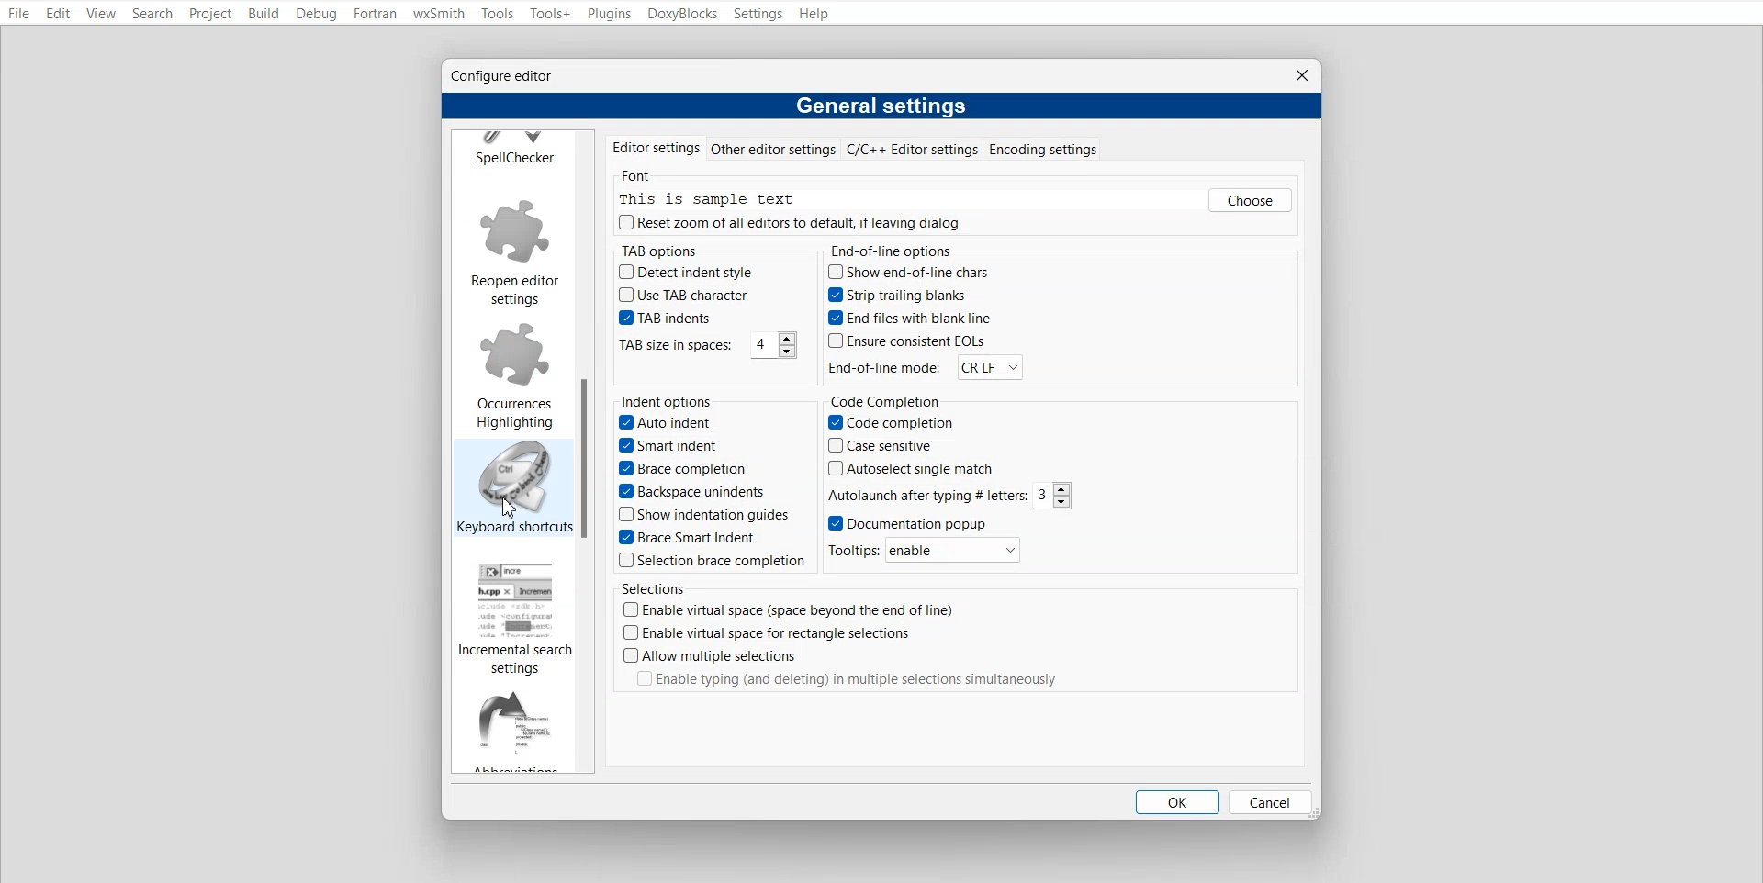  I want to click on Autolaunch after typing # letters:, so click(926, 496).